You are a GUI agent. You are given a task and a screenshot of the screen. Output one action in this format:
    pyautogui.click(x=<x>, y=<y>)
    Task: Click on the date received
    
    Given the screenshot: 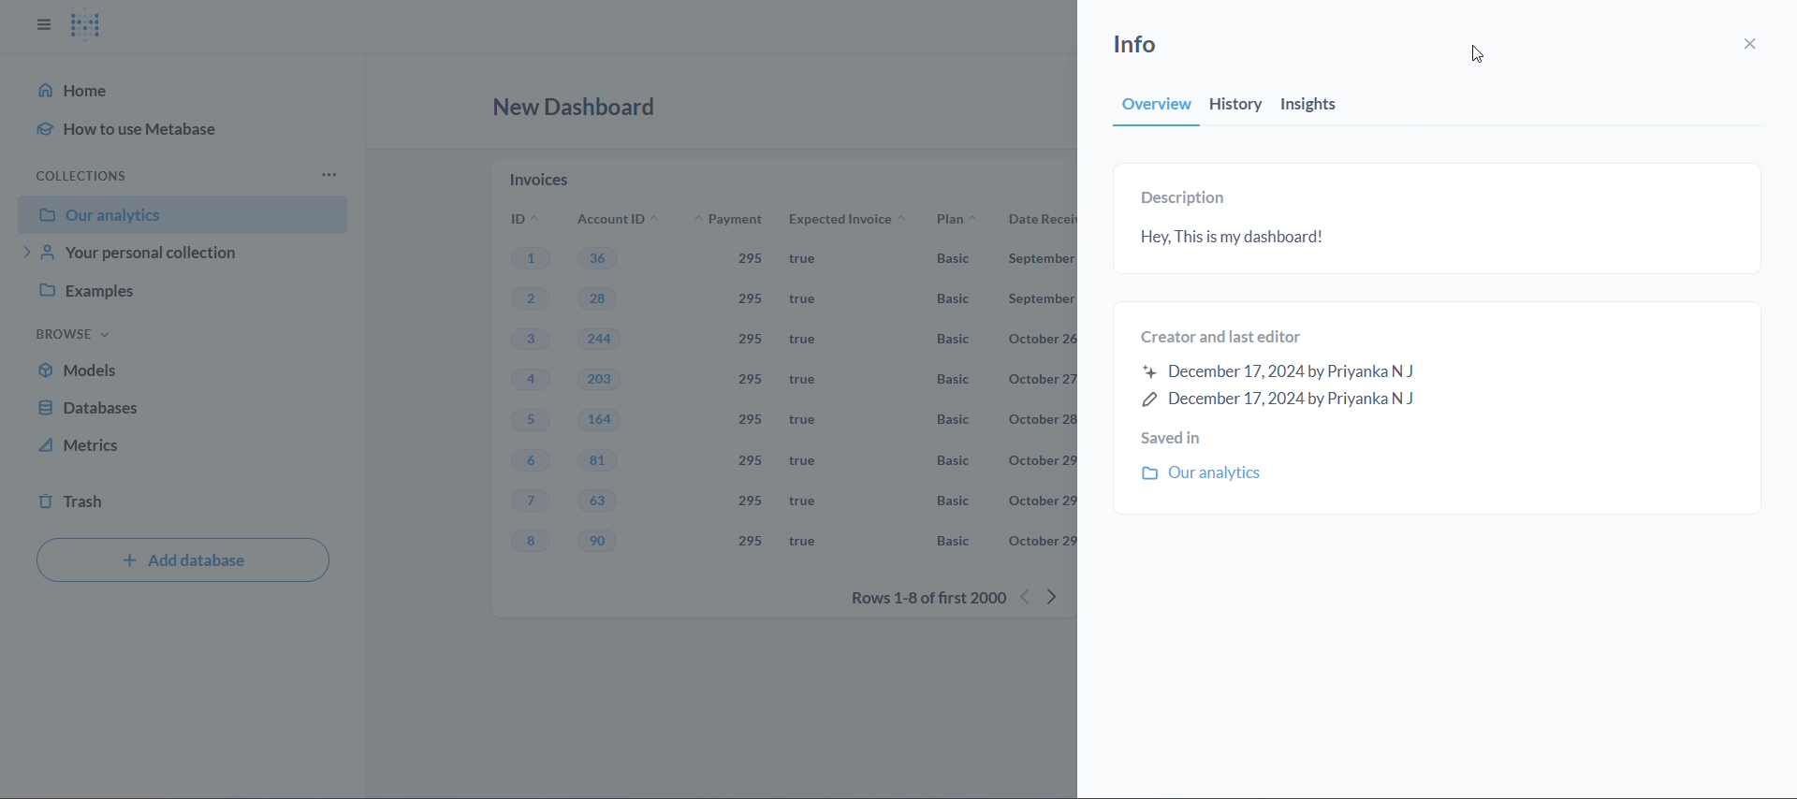 What is the action you would take?
    pyautogui.click(x=1036, y=223)
    